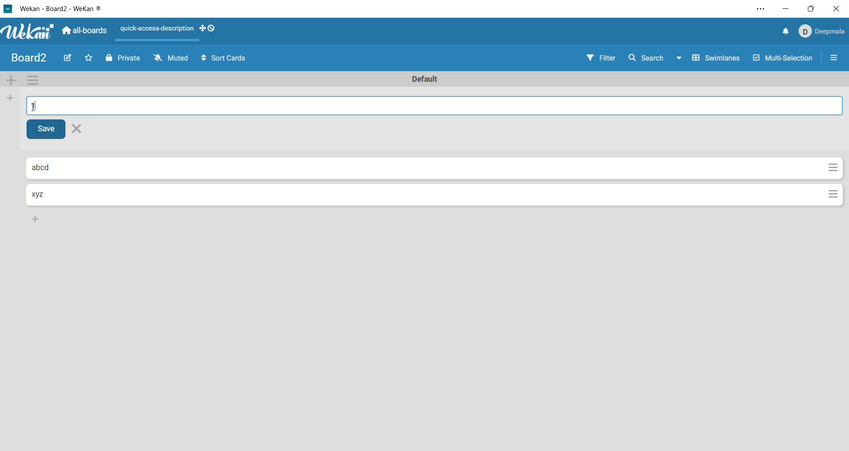 The width and height of the screenshot is (849, 451). What do you see at coordinates (211, 29) in the screenshot?
I see `show-desktop-drag-handles` at bounding box center [211, 29].